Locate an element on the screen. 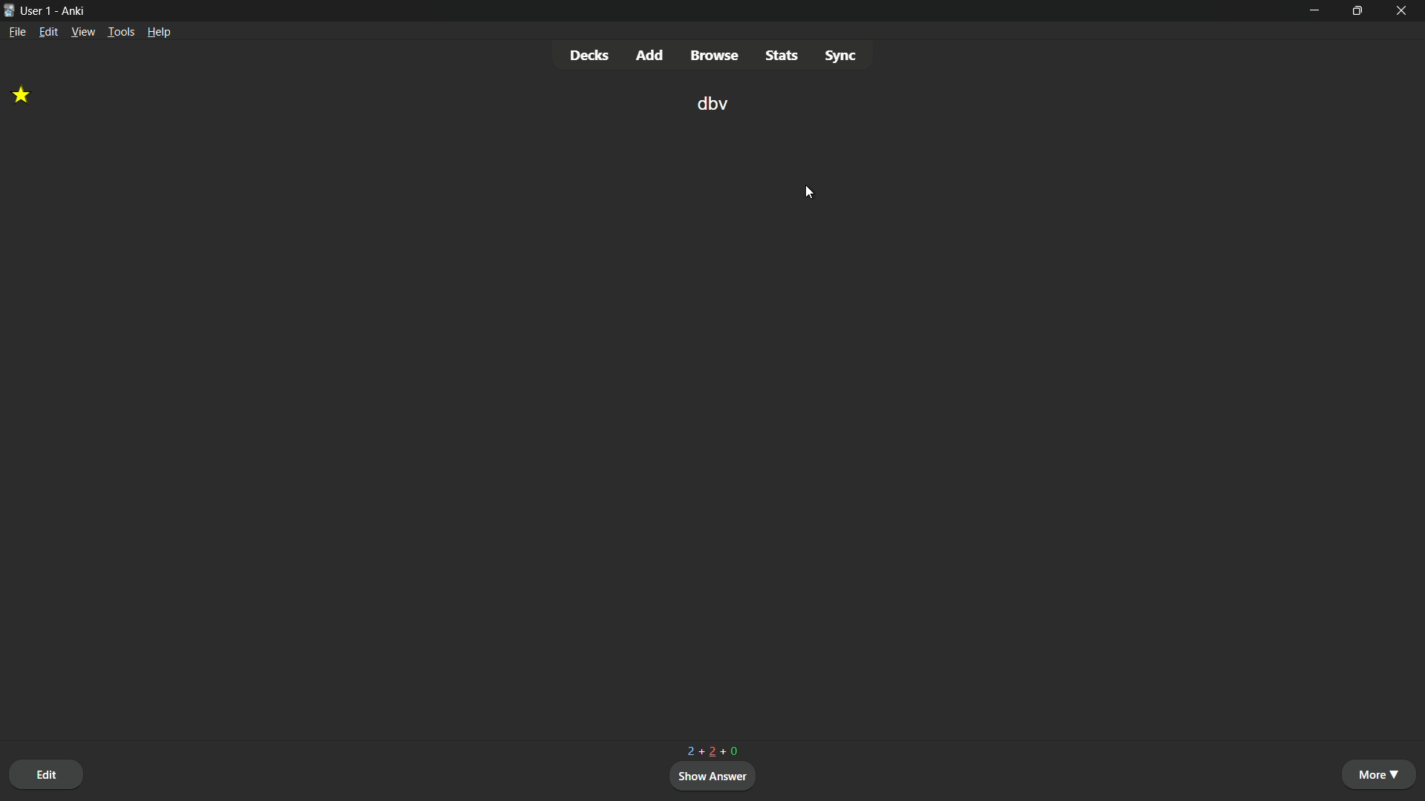 Image resolution: width=1425 pixels, height=801 pixels. add is located at coordinates (653, 56).